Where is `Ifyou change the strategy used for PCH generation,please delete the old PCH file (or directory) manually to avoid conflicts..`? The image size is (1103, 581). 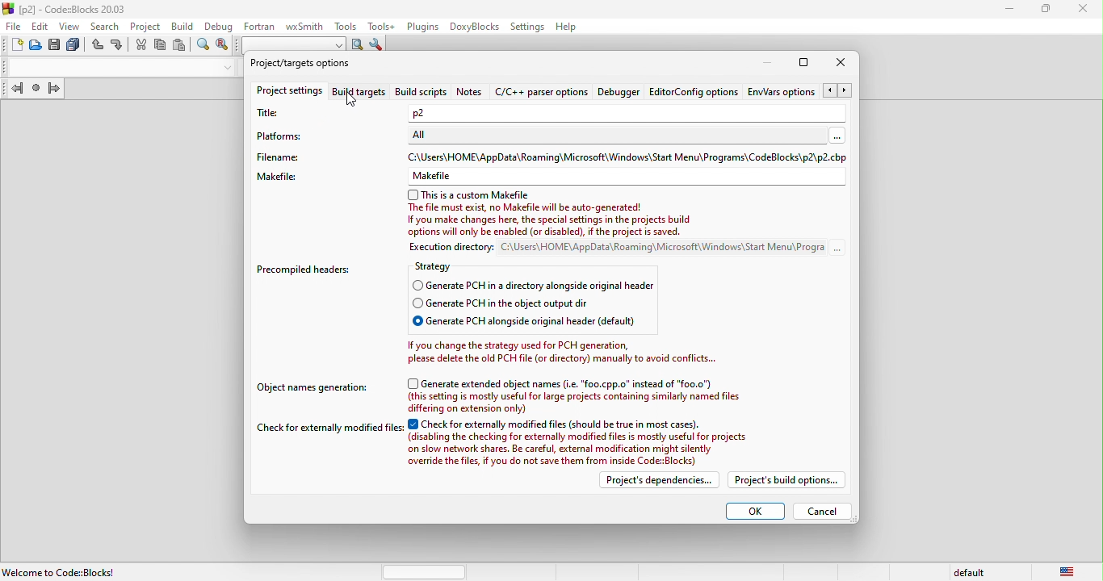 Ifyou change the strategy used for PCH generation,please delete the old PCH file (or directory) manually to avoid conflicts.. is located at coordinates (569, 353).